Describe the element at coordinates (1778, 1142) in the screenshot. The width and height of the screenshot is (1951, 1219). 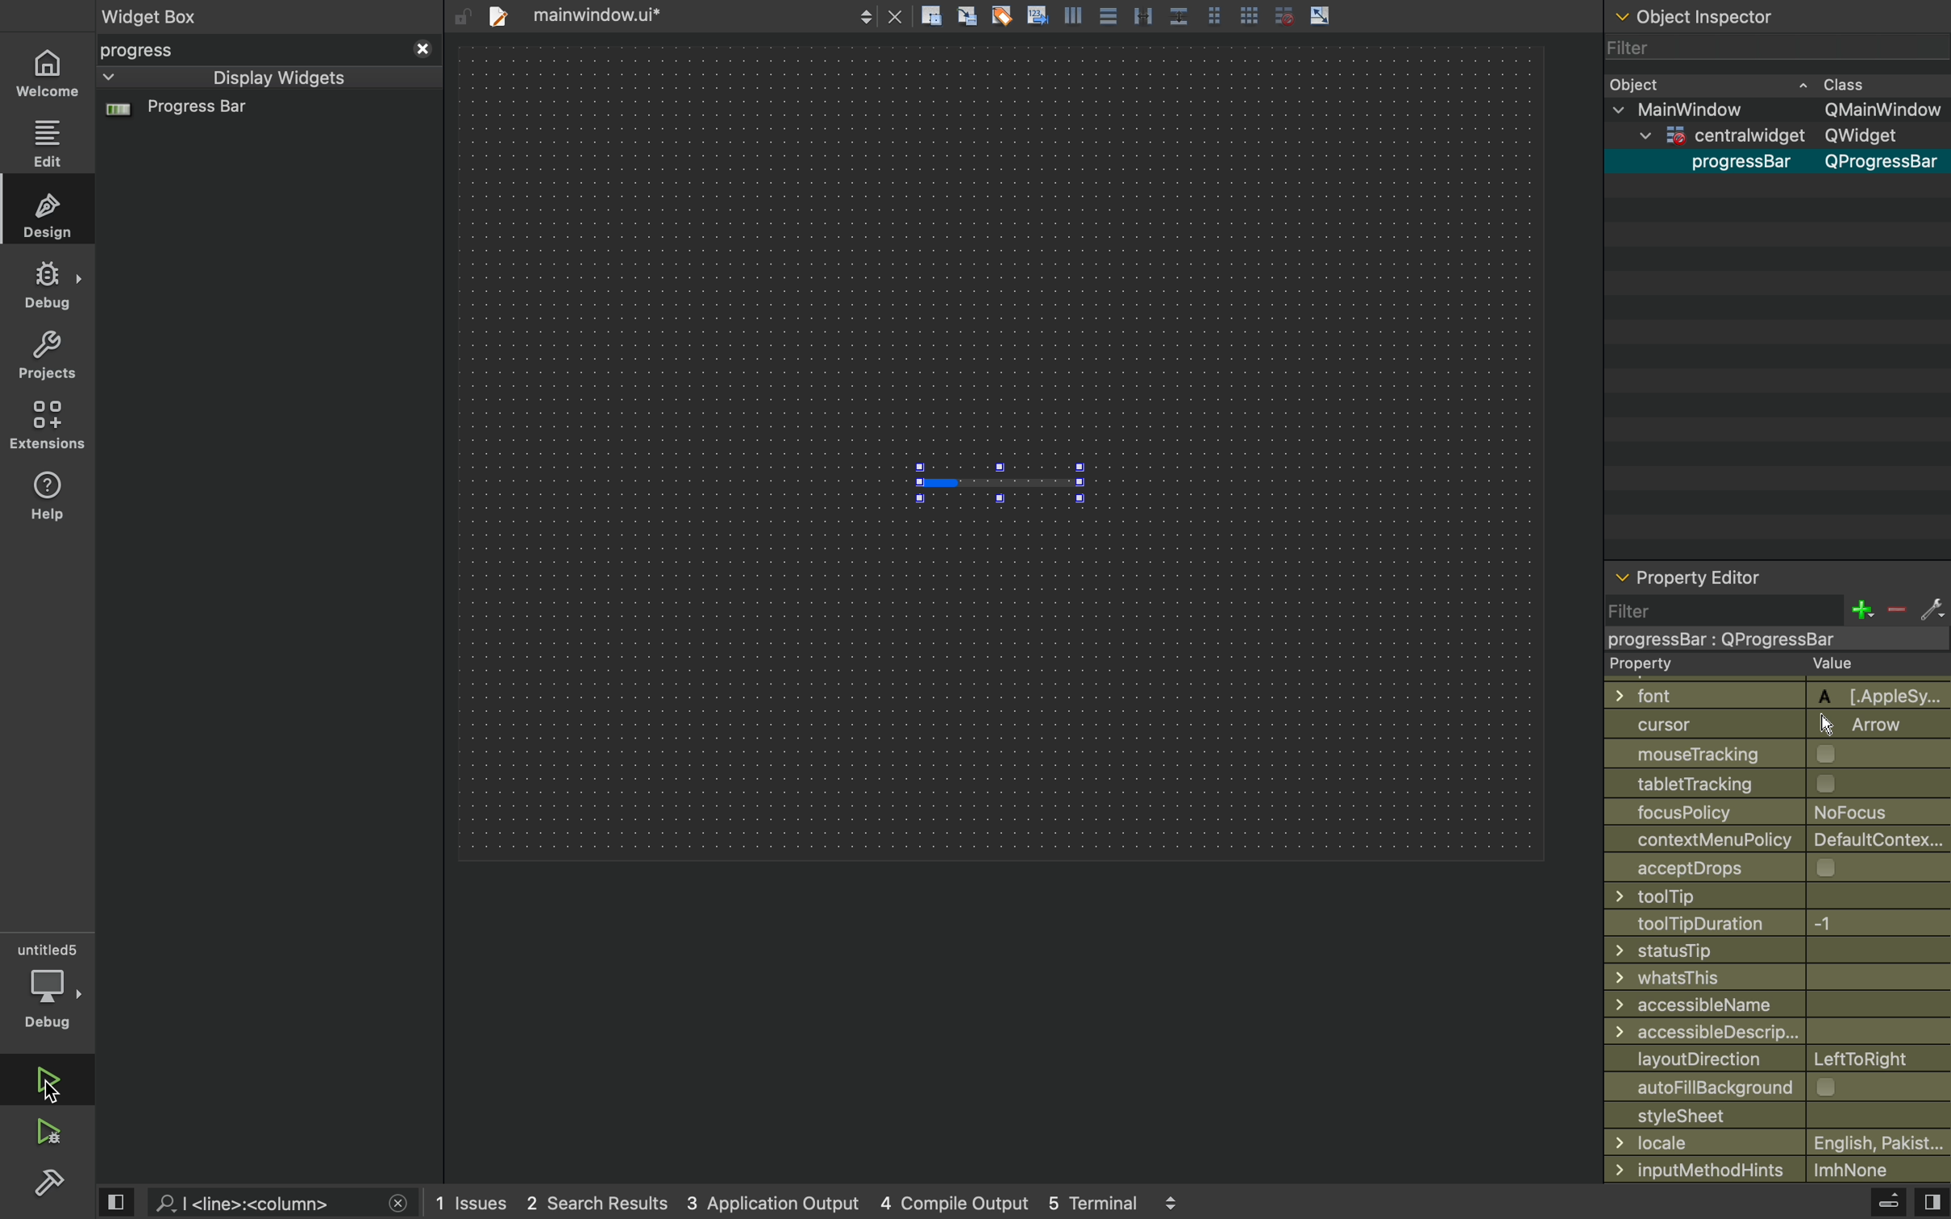
I see `locale` at that location.